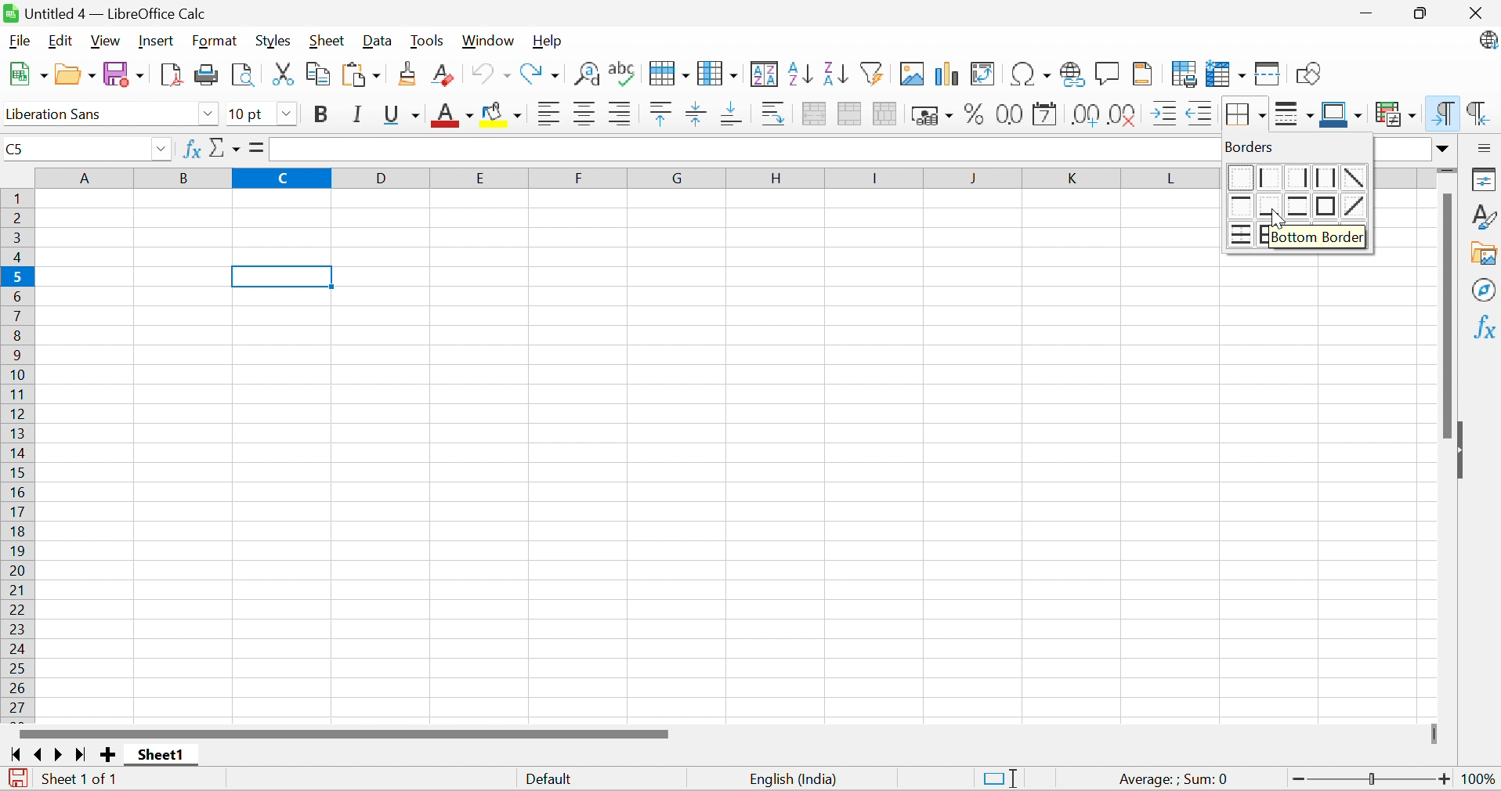 This screenshot has height=791, width=1501. I want to click on Styles, so click(273, 42).